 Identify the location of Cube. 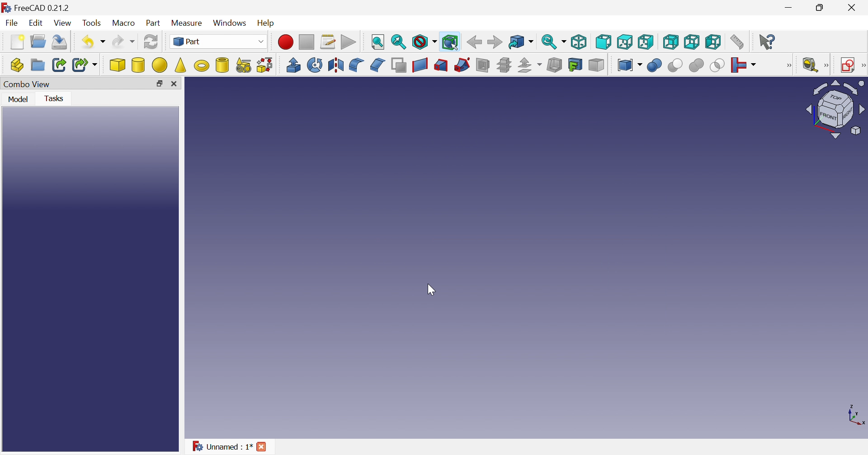
(118, 65).